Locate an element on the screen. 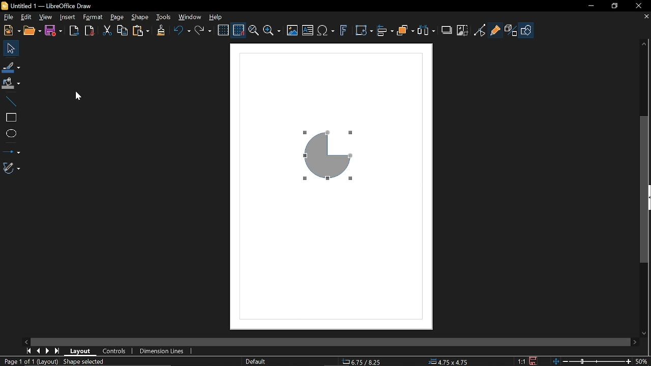 This screenshot has width=651, height=366. Undo is located at coordinates (181, 32).